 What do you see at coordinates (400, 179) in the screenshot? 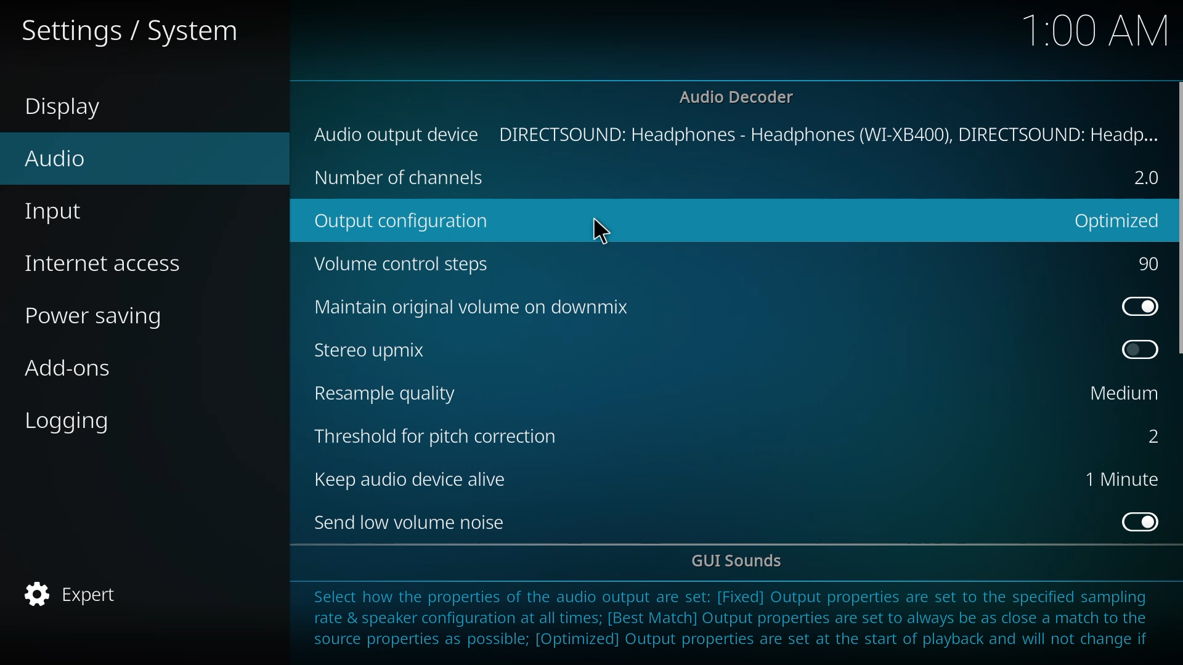
I see `no of chanel` at bounding box center [400, 179].